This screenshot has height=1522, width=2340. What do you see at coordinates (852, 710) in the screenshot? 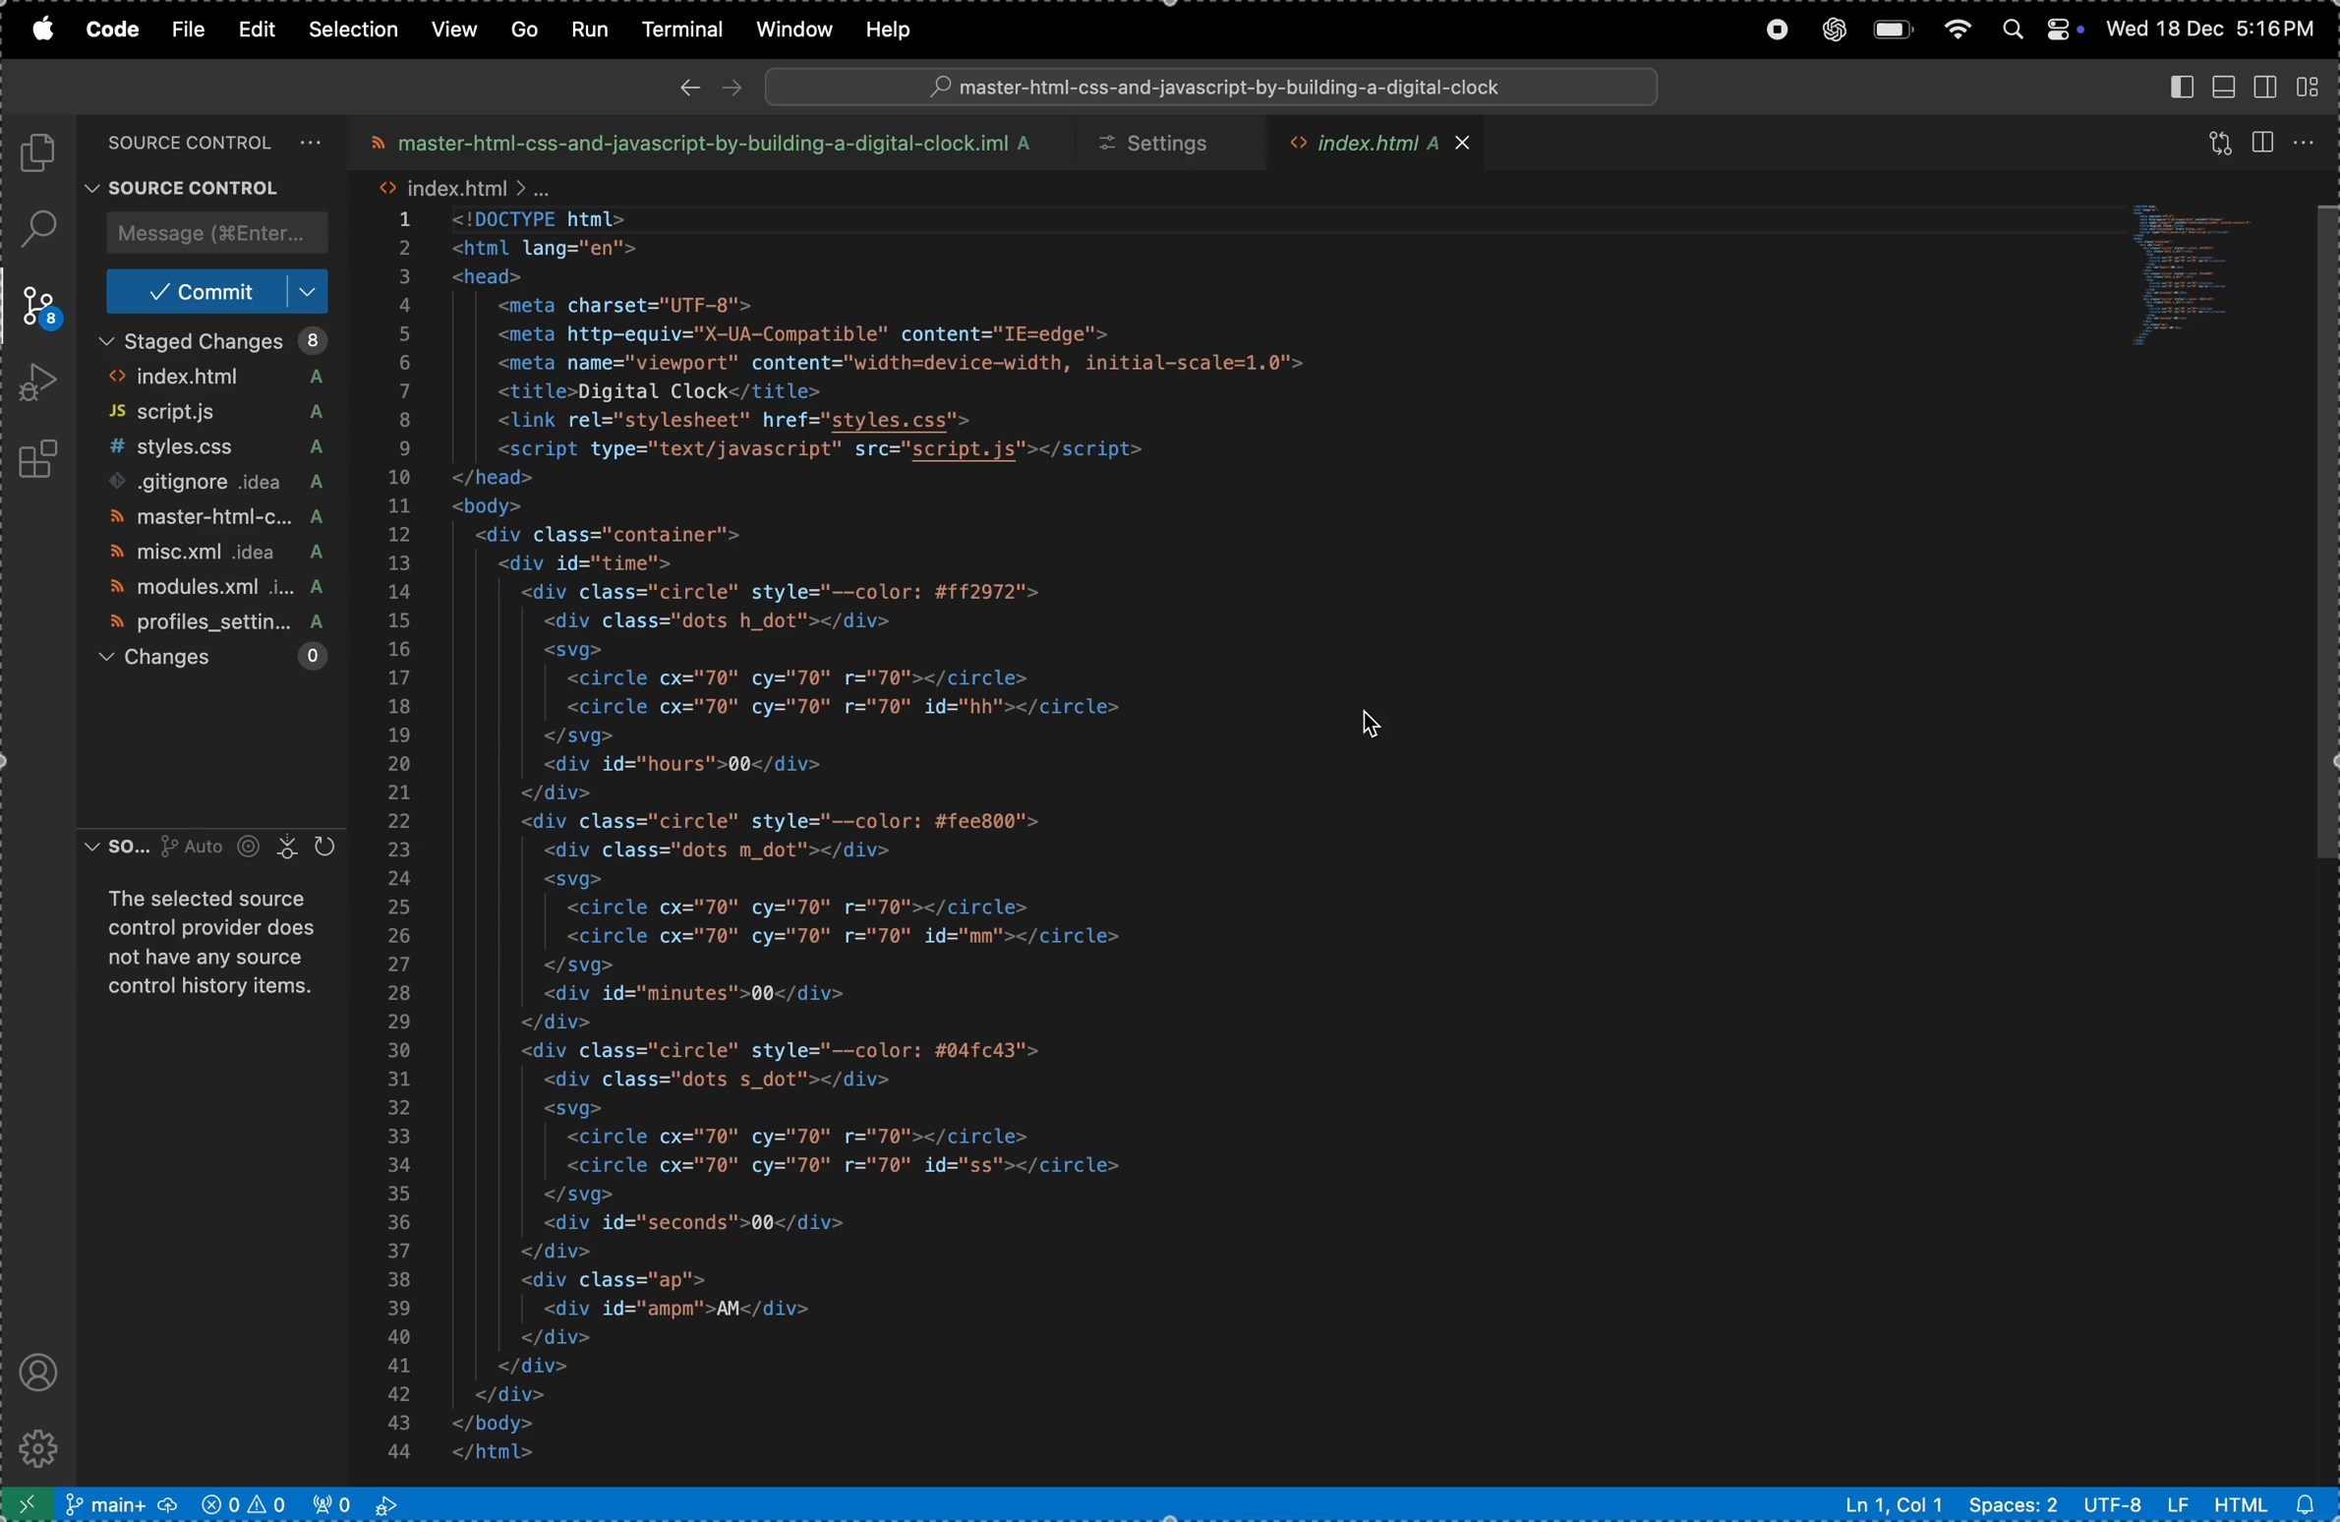
I see `<circle cx="70" cy="70" r="70" id="hh"></circle>` at bounding box center [852, 710].